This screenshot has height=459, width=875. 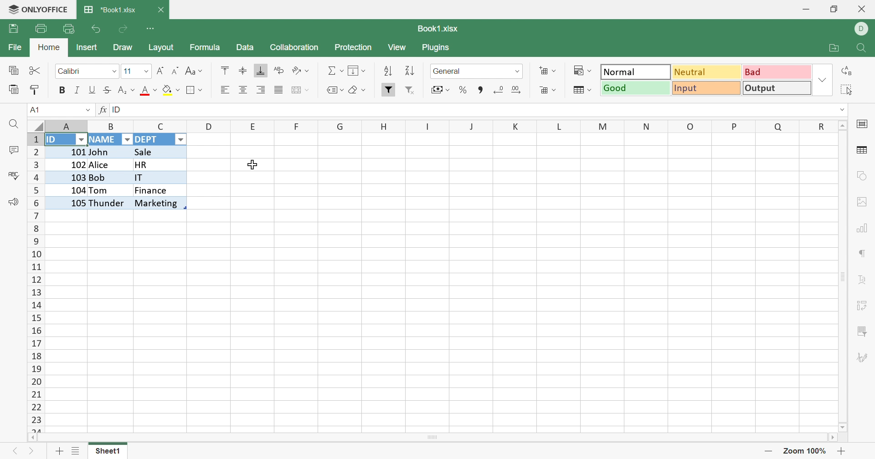 What do you see at coordinates (149, 152) in the screenshot?
I see `Sale` at bounding box center [149, 152].